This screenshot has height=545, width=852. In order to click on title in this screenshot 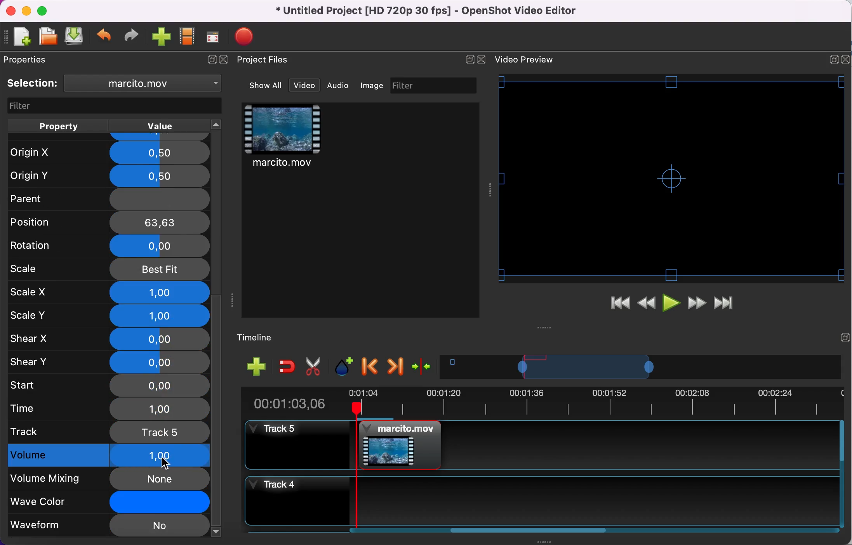, I will do `click(429, 11)`.